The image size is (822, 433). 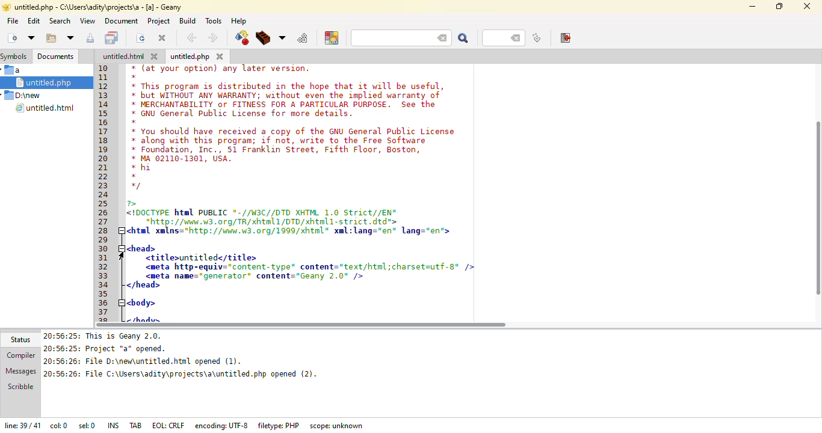 I want to click on close, so click(x=163, y=37).